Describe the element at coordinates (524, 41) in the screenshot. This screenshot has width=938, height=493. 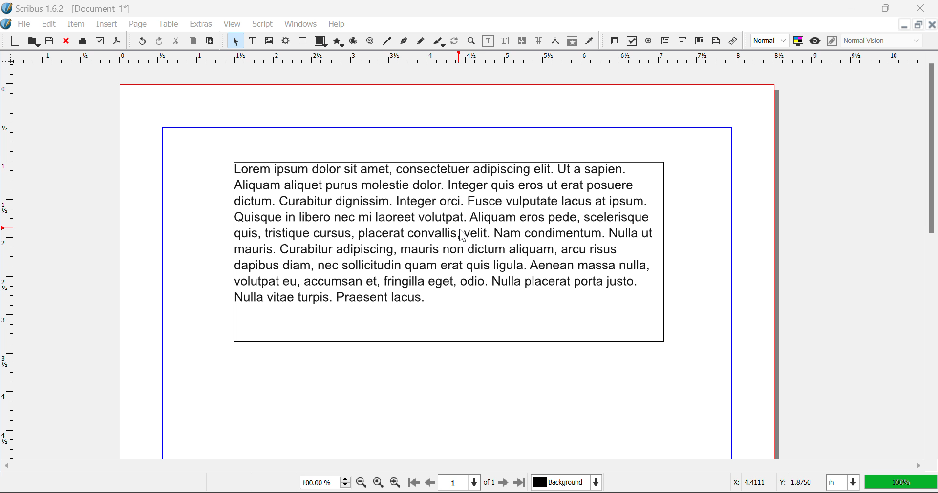
I see `Link Frames` at that location.